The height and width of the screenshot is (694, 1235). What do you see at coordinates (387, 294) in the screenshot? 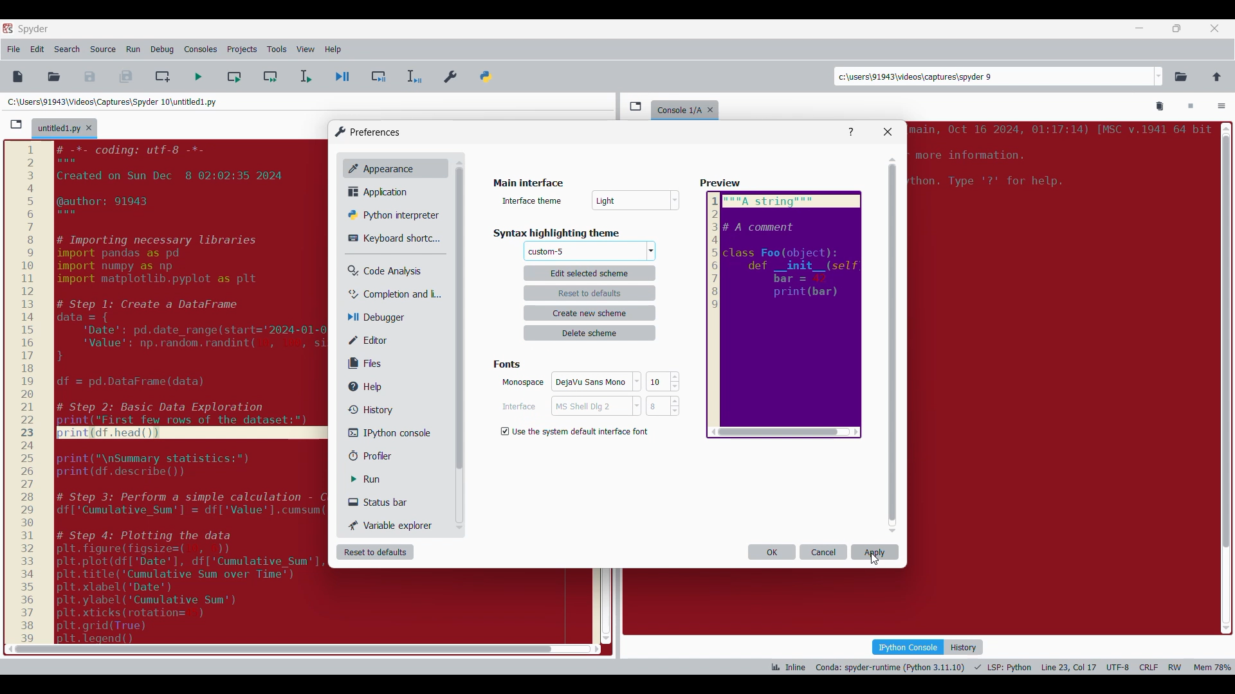
I see `Completion and linting` at bounding box center [387, 294].